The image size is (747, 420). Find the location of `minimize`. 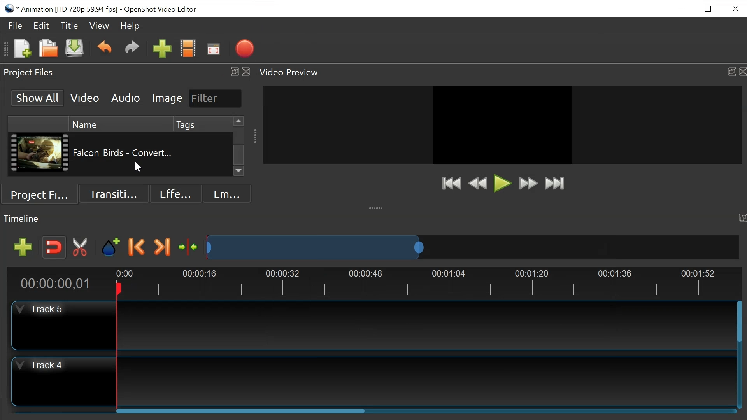

minimize is located at coordinates (680, 10).